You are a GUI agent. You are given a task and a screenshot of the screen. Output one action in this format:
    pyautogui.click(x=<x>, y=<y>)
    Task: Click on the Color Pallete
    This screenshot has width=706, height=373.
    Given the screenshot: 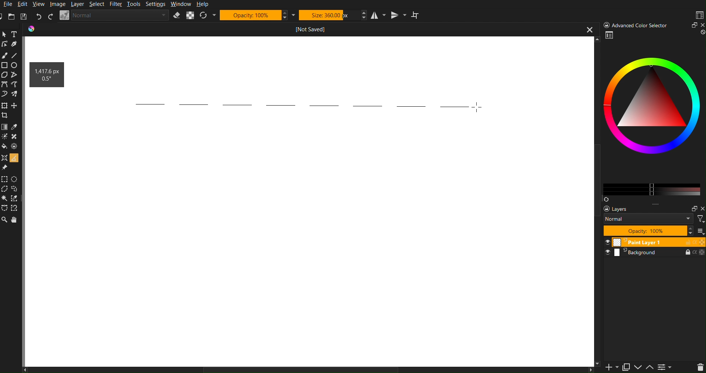 What is the action you would take?
    pyautogui.click(x=15, y=146)
    